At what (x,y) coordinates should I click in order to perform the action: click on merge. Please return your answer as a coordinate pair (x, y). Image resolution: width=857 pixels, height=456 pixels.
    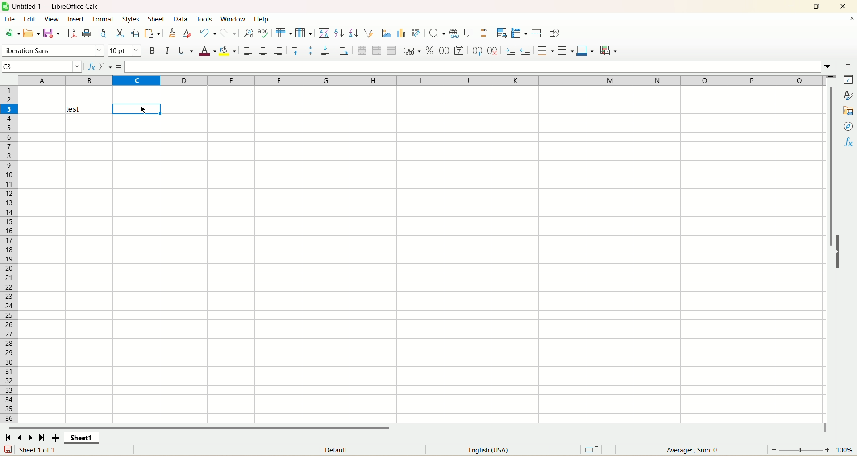
    Looking at the image, I should click on (377, 50).